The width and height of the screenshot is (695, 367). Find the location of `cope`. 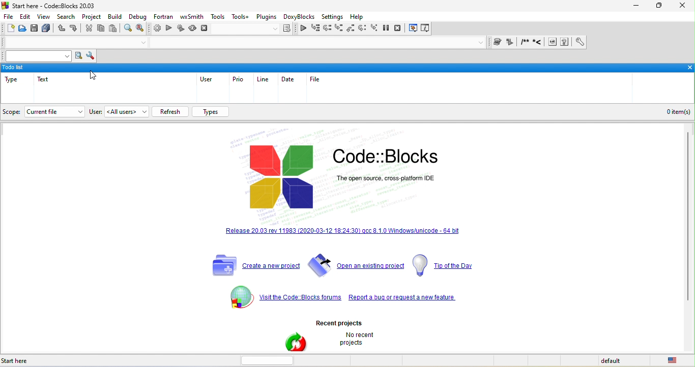

cope is located at coordinates (13, 111).